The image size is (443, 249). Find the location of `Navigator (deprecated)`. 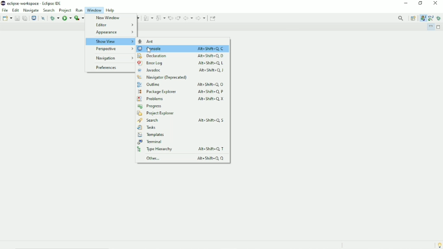

Navigator (deprecated) is located at coordinates (162, 77).